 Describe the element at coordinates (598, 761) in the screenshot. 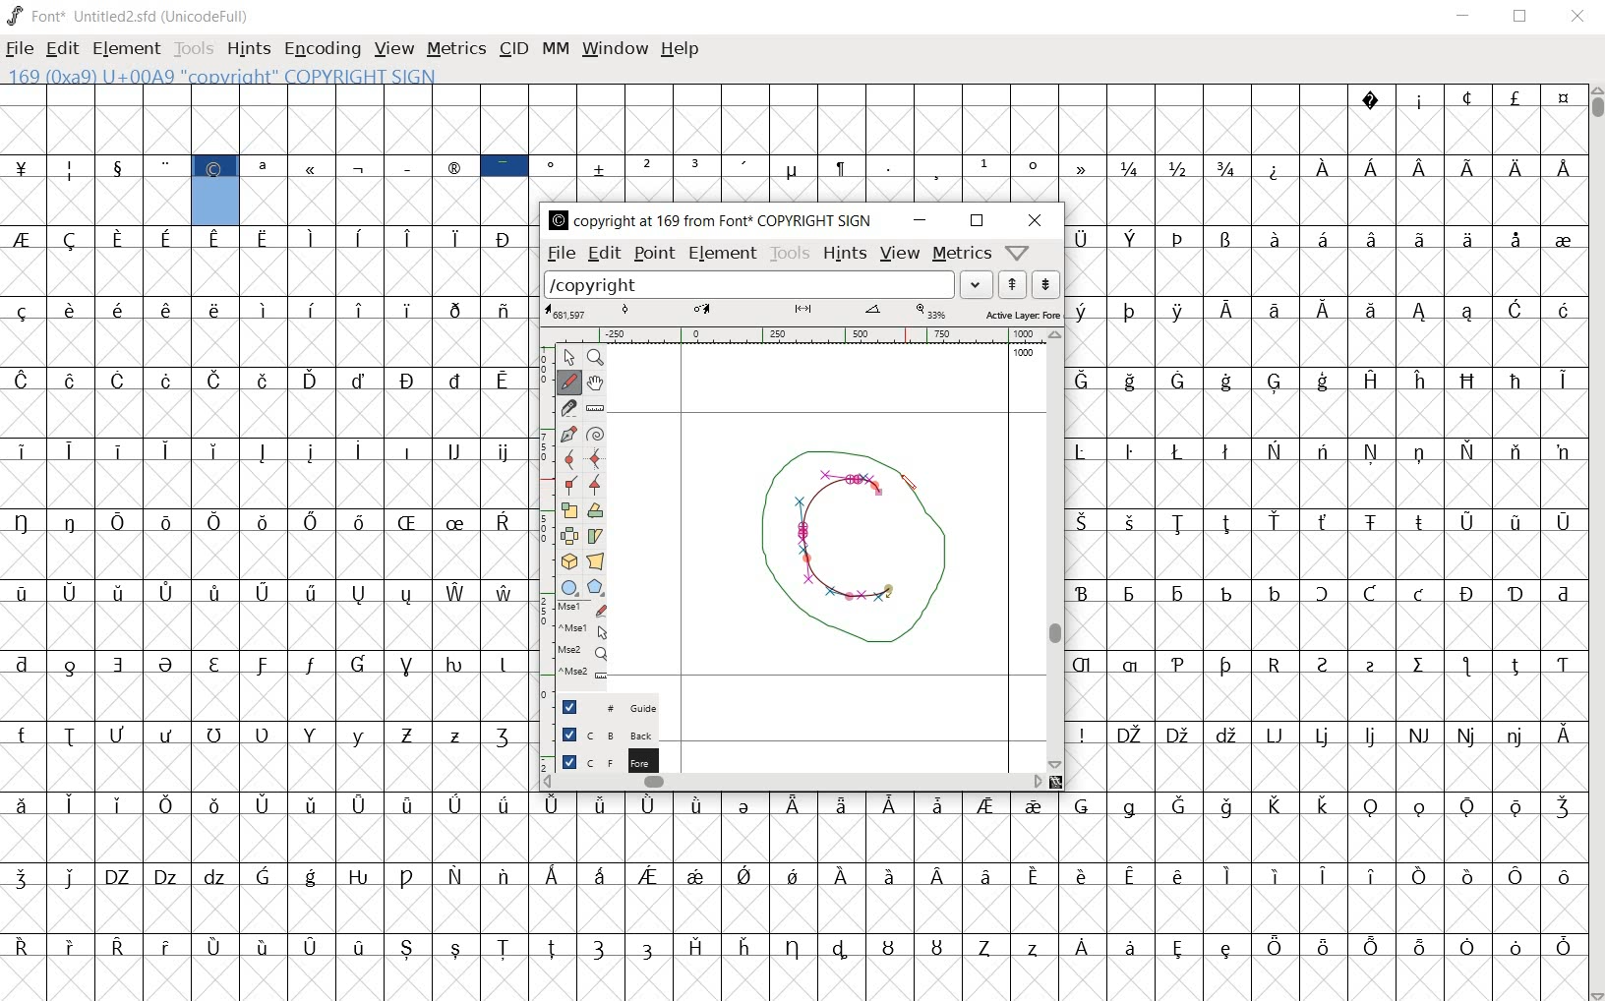

I see `foreground layer` at that location.